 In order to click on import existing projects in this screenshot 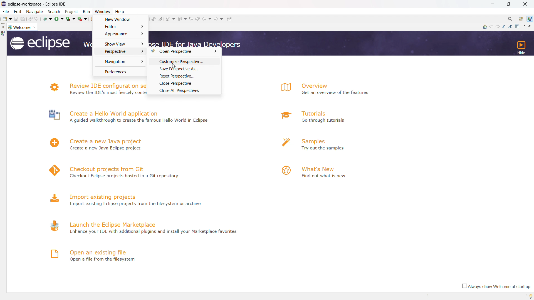, I will do `click(106, 196)`.